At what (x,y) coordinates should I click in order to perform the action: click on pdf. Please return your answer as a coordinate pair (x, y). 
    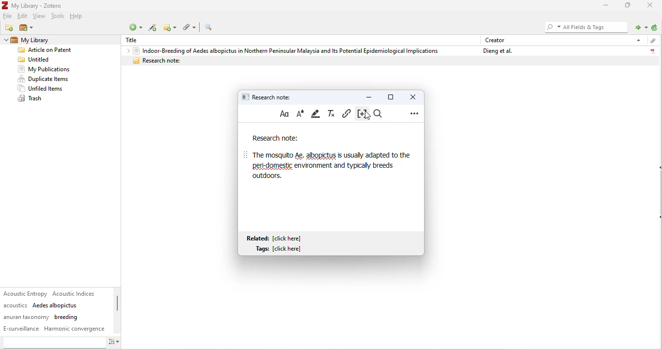
    Looking at the image, I should click on (652, 50).